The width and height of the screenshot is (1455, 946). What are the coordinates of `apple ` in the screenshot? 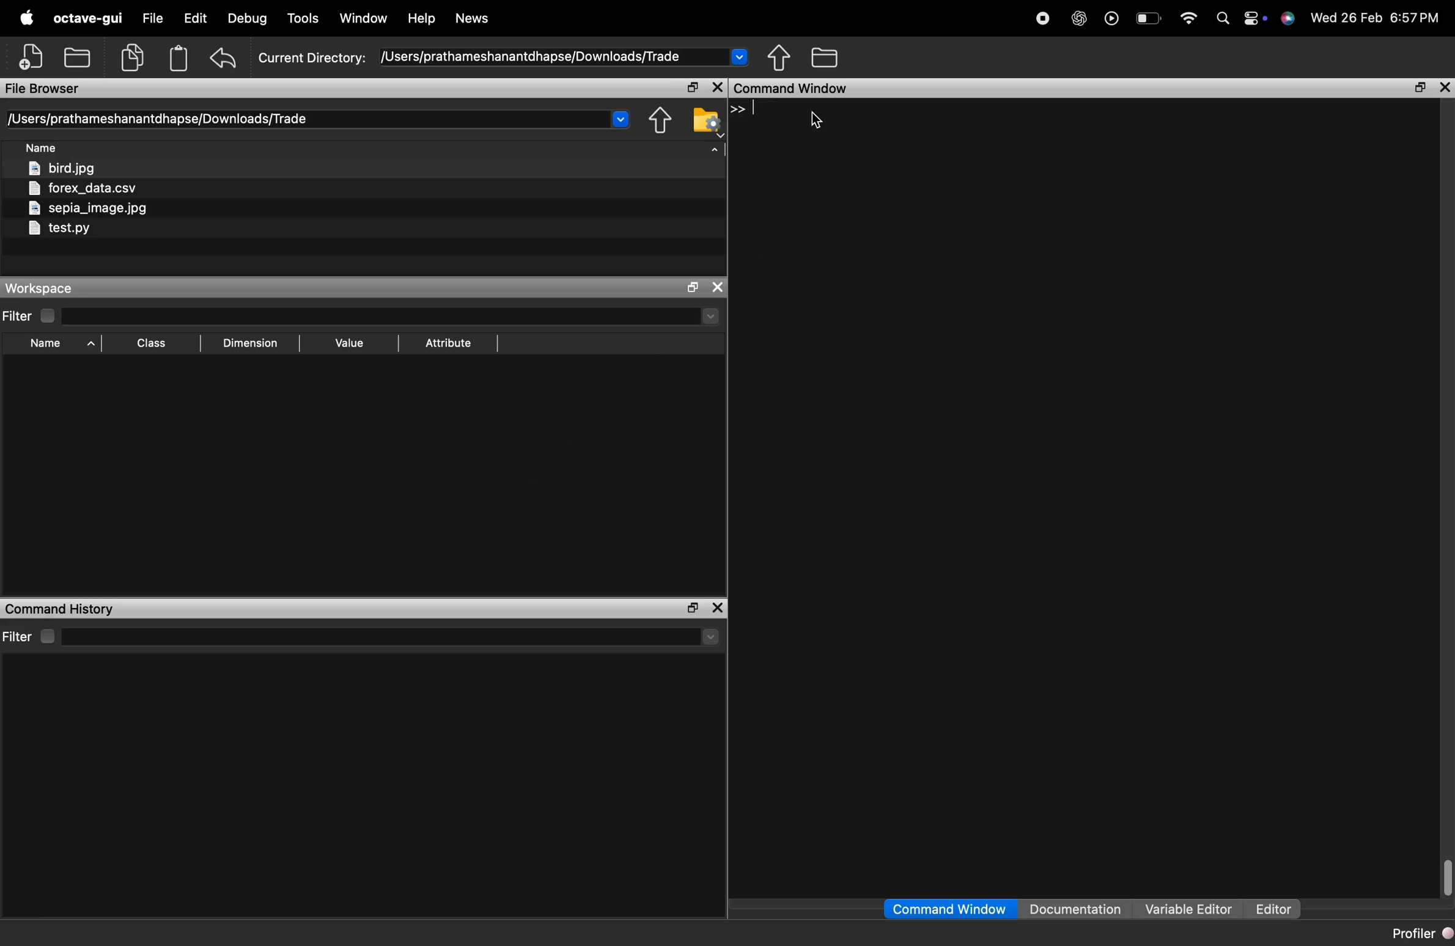 It's located at (26, 18).